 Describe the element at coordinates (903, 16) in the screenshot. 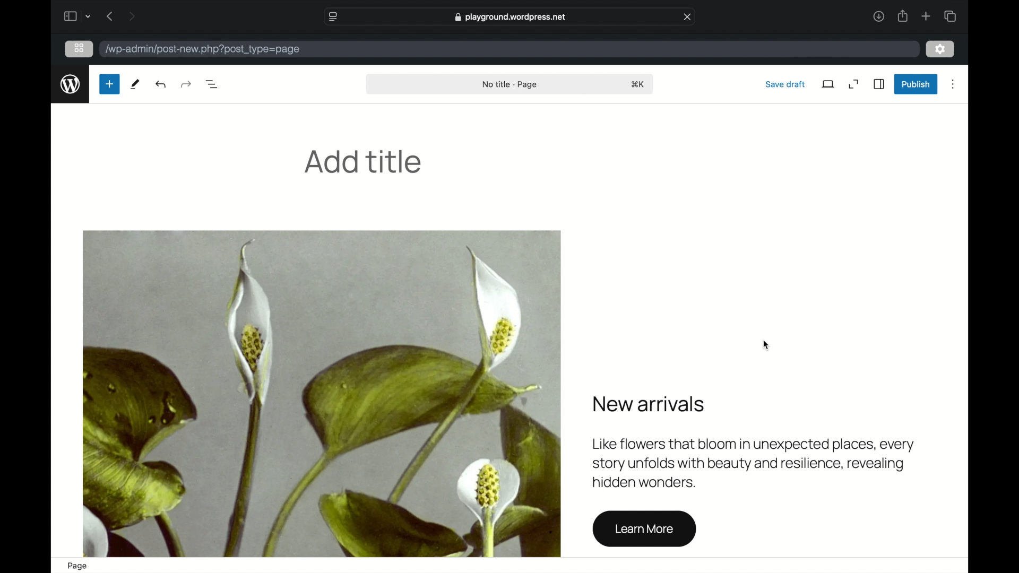

I see `share` at that location.